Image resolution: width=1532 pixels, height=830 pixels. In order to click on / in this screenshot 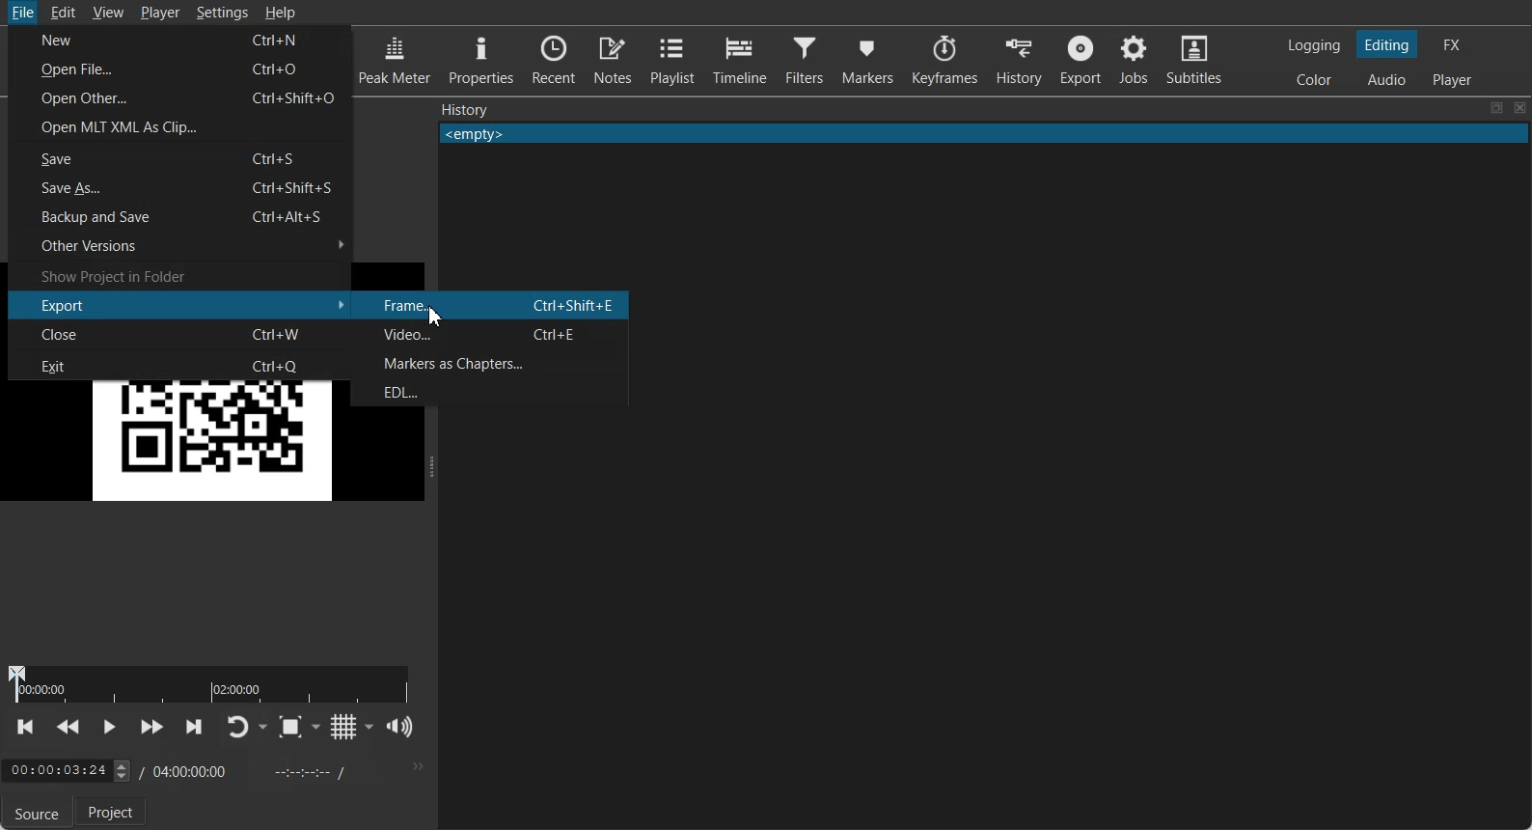, I will do `click(139, 770)`.